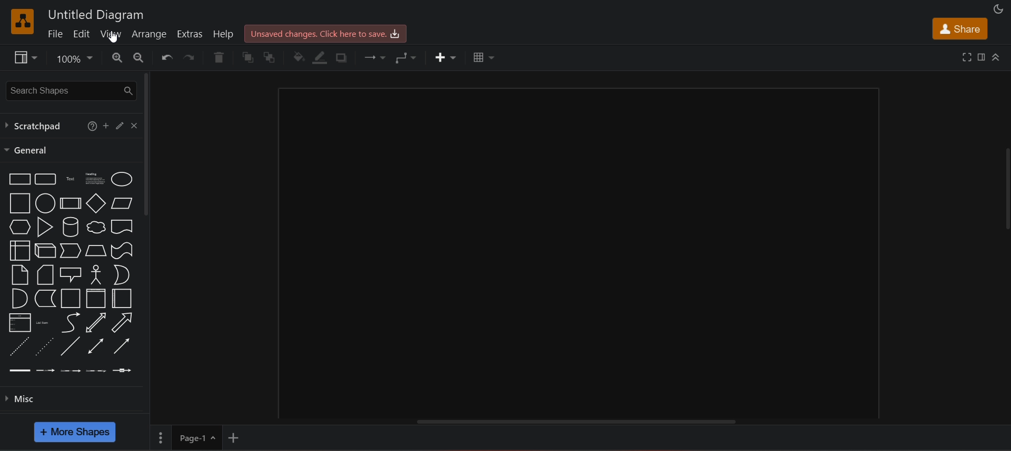 This screenshot has height=451, width=1011. Describe the element at coordinates (959, 29) in the screenshot. I see `share` at that location.